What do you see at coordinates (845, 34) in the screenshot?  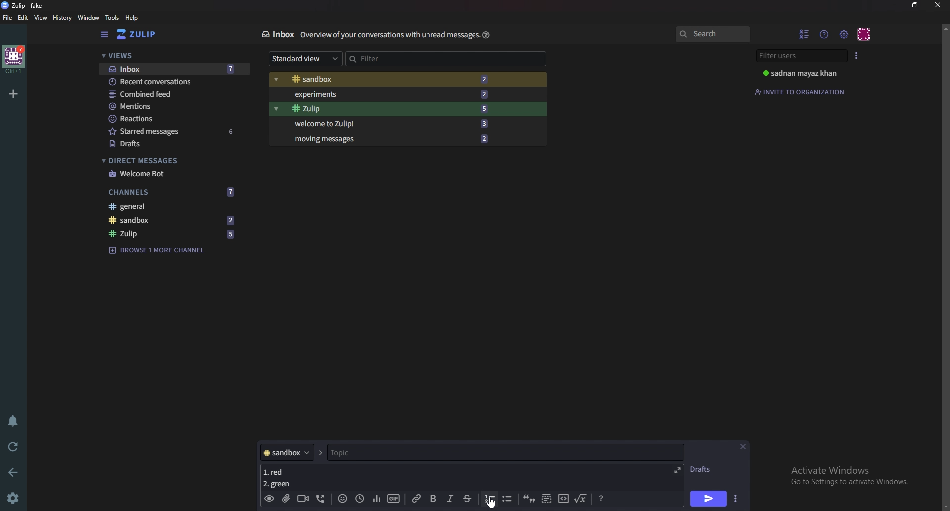 I see `main menu` at bounding box center [845, 34].